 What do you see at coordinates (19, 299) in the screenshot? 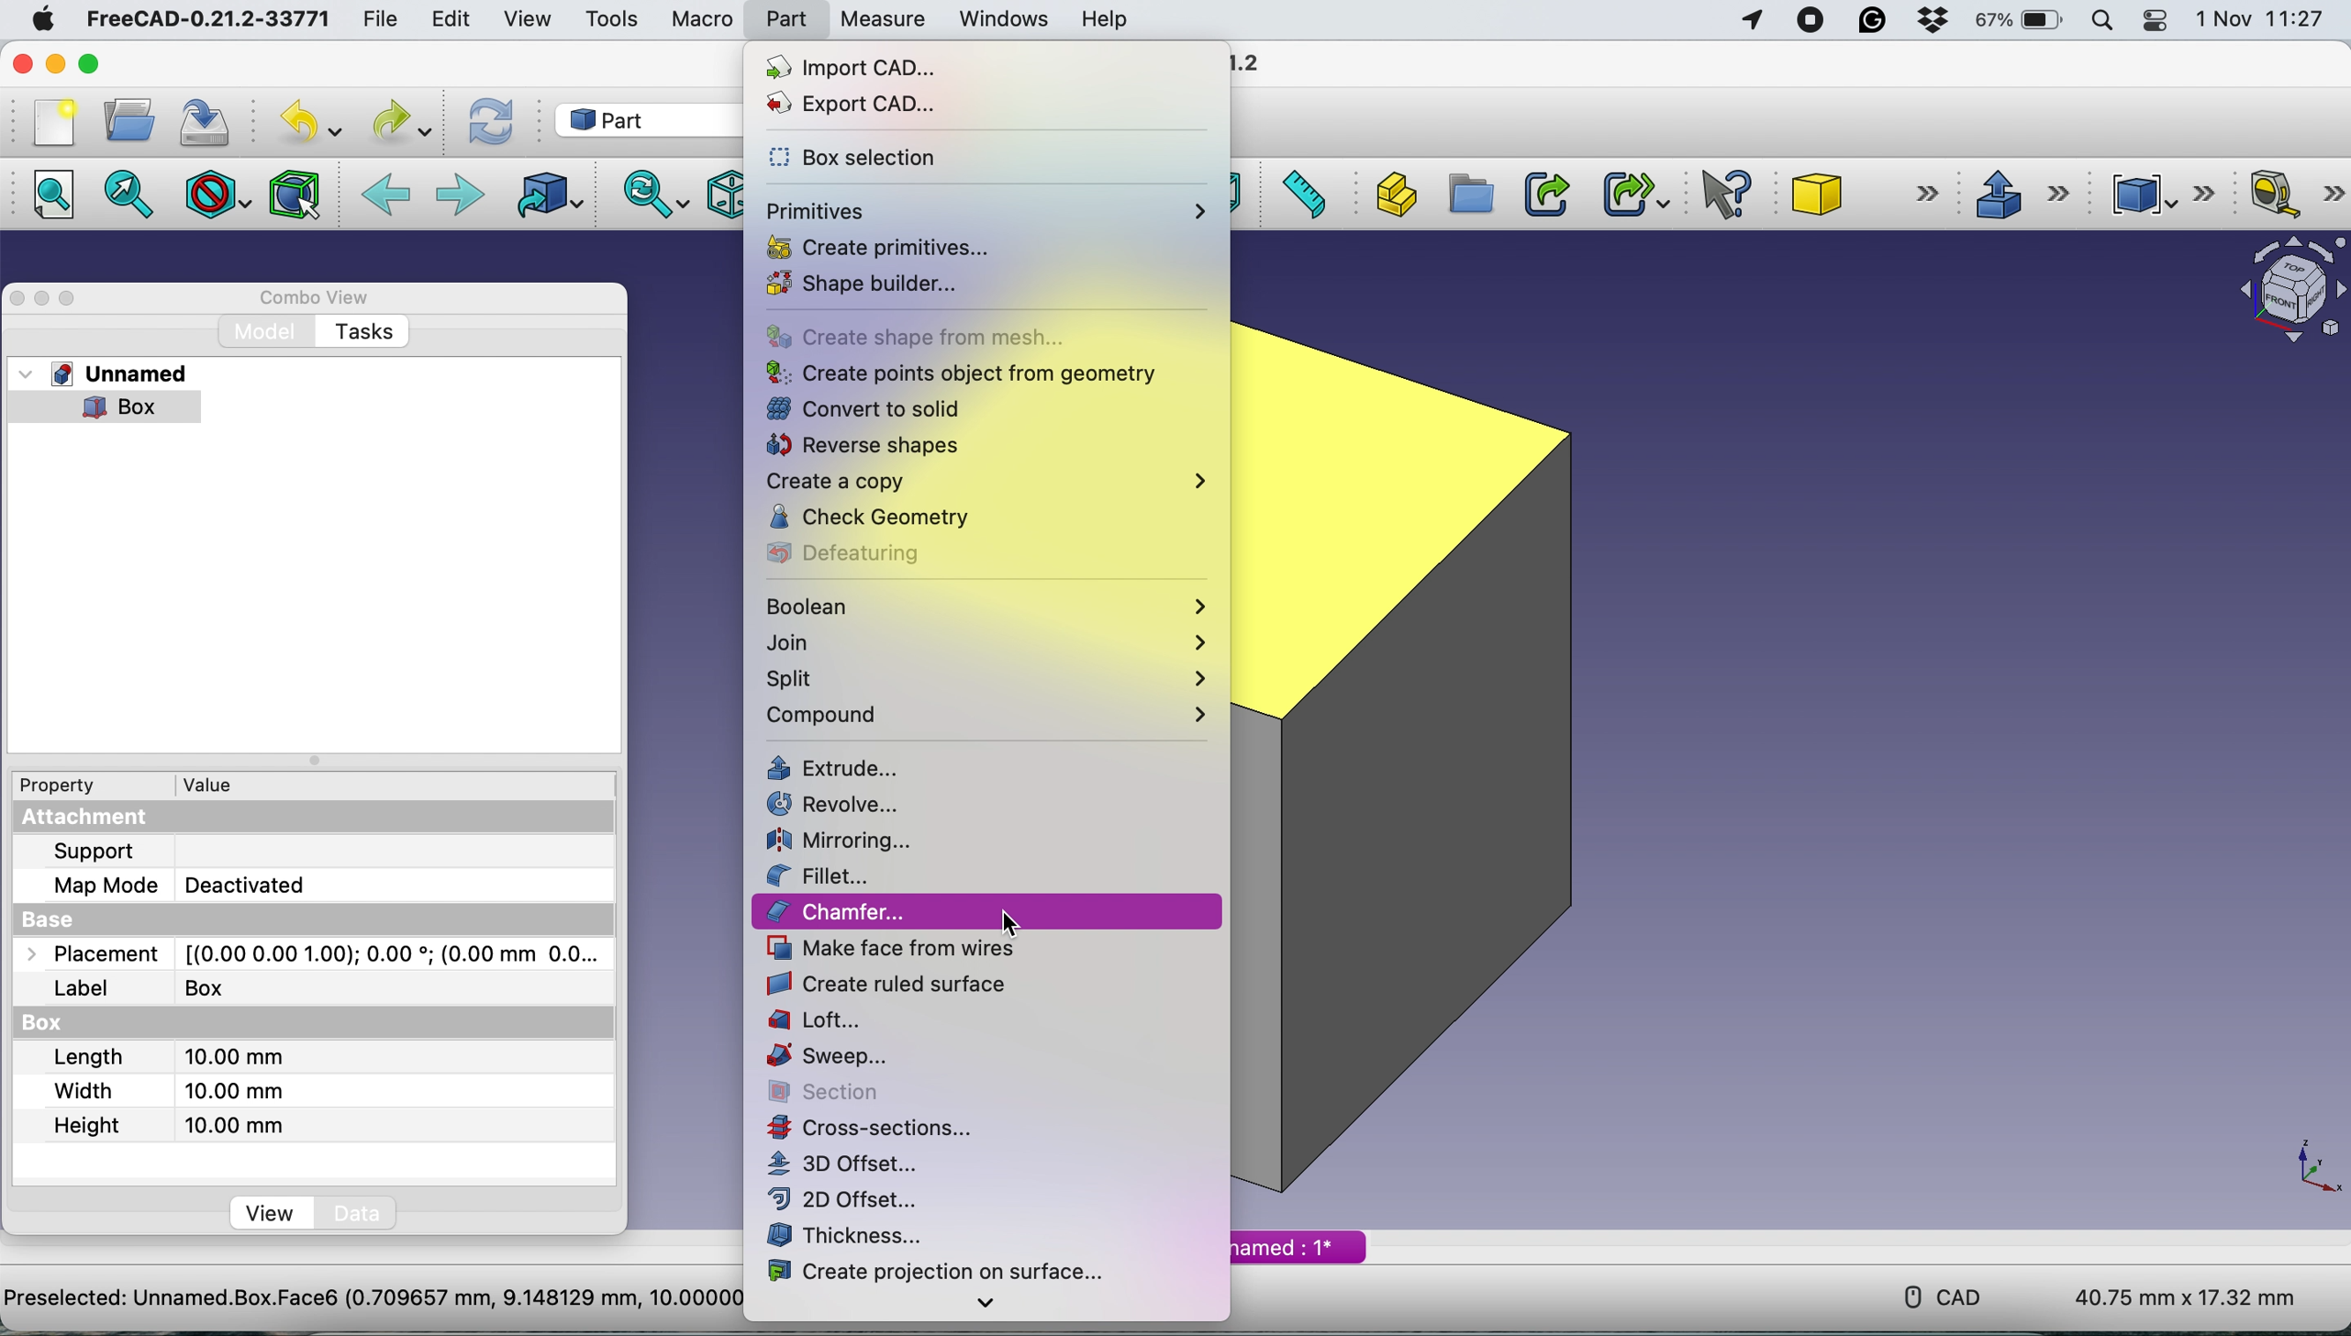
I see `close` at bounding box center [19, 299].